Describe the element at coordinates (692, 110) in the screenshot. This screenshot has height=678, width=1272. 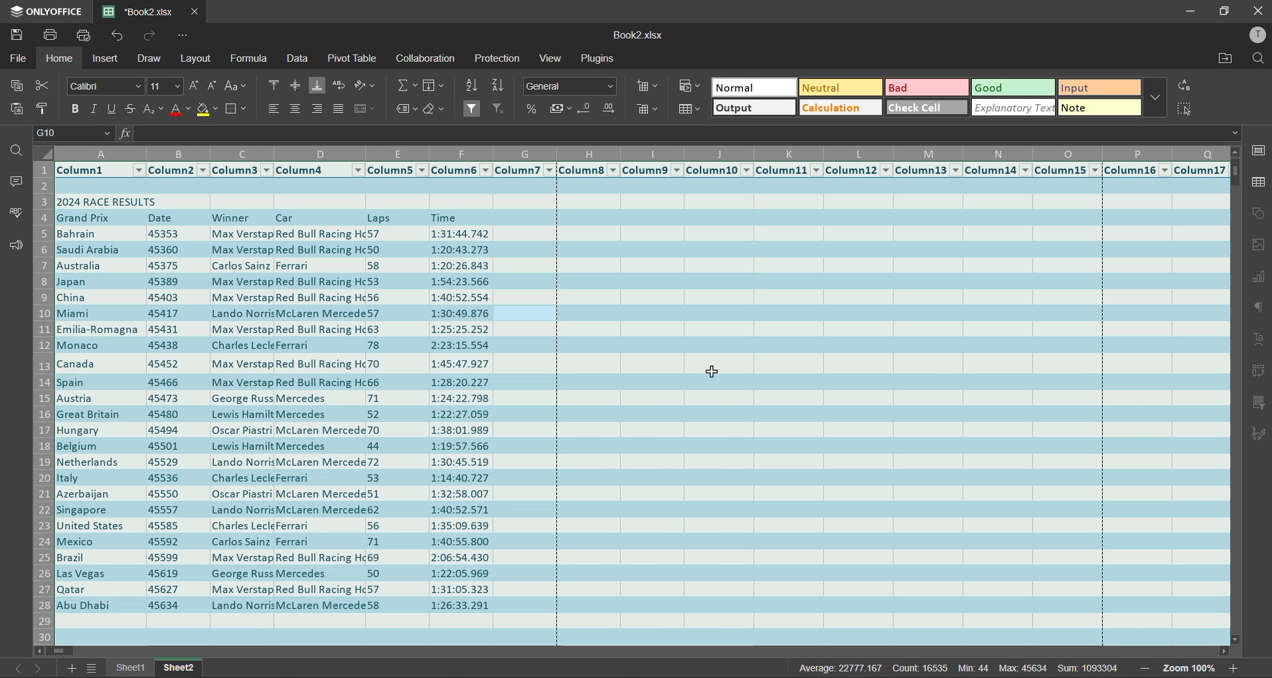
I see `format as table` at that location.